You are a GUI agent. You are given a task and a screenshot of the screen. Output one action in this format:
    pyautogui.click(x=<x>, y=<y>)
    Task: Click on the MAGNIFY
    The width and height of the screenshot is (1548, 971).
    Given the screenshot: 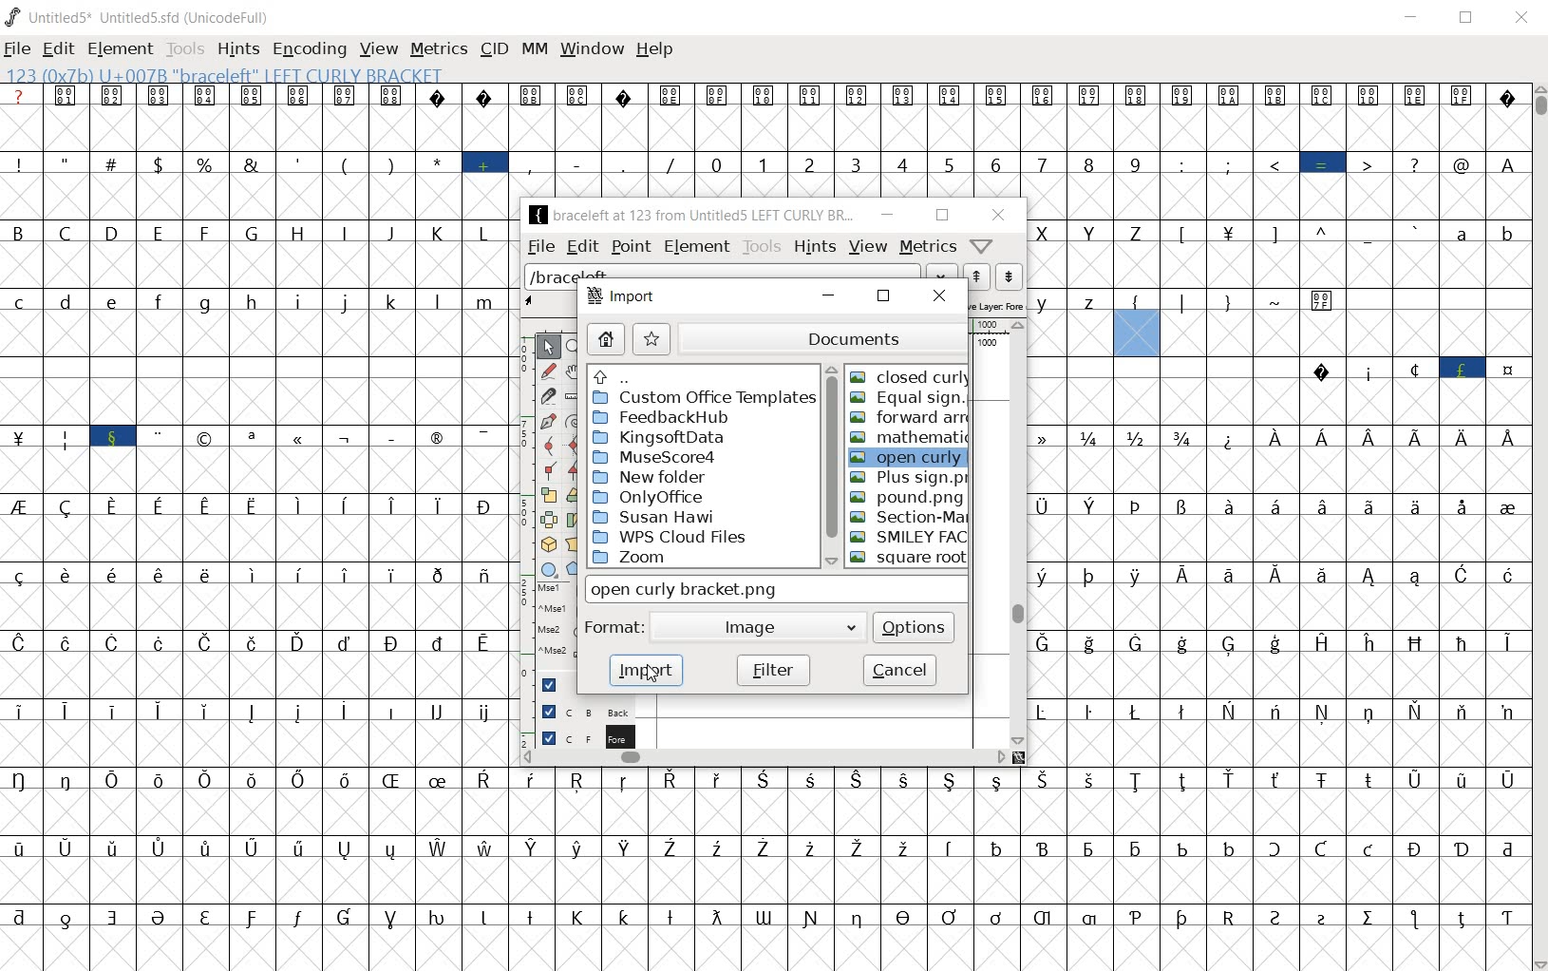 What is the action you would take?
    pyautogui.click(x=576, y=348)
    